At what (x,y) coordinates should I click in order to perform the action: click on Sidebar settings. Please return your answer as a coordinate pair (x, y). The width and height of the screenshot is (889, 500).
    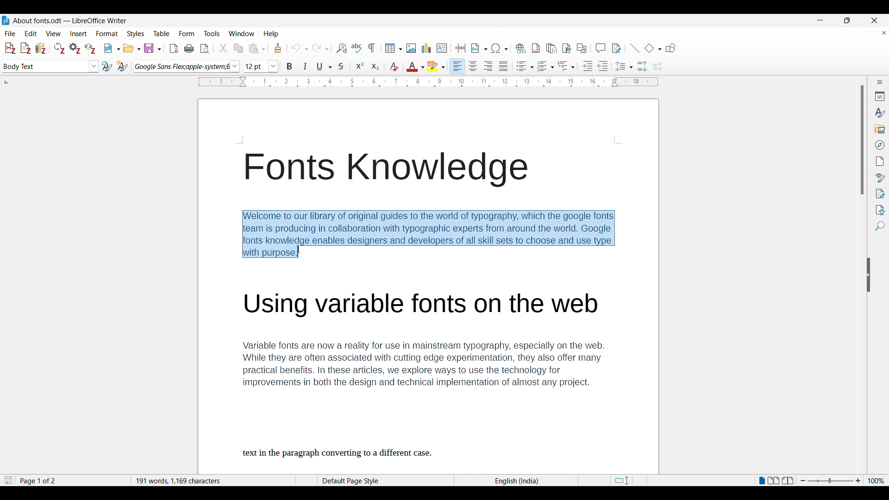
    Looking at the image, I should click on (880, 82).